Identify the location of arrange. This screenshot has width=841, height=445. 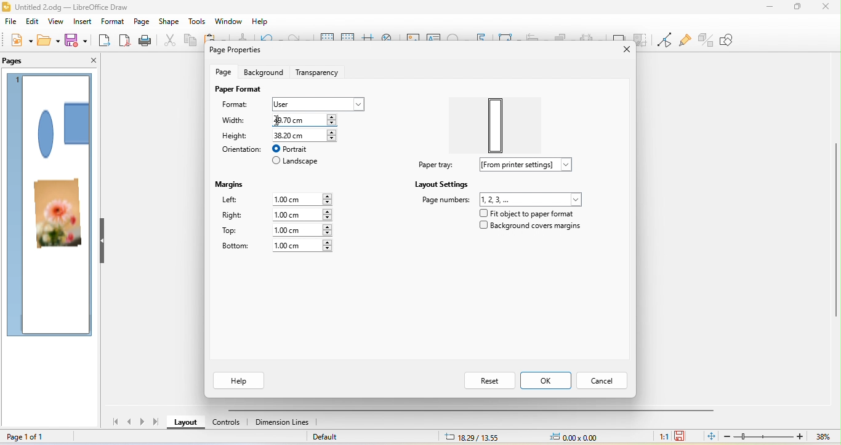
(567, 35).